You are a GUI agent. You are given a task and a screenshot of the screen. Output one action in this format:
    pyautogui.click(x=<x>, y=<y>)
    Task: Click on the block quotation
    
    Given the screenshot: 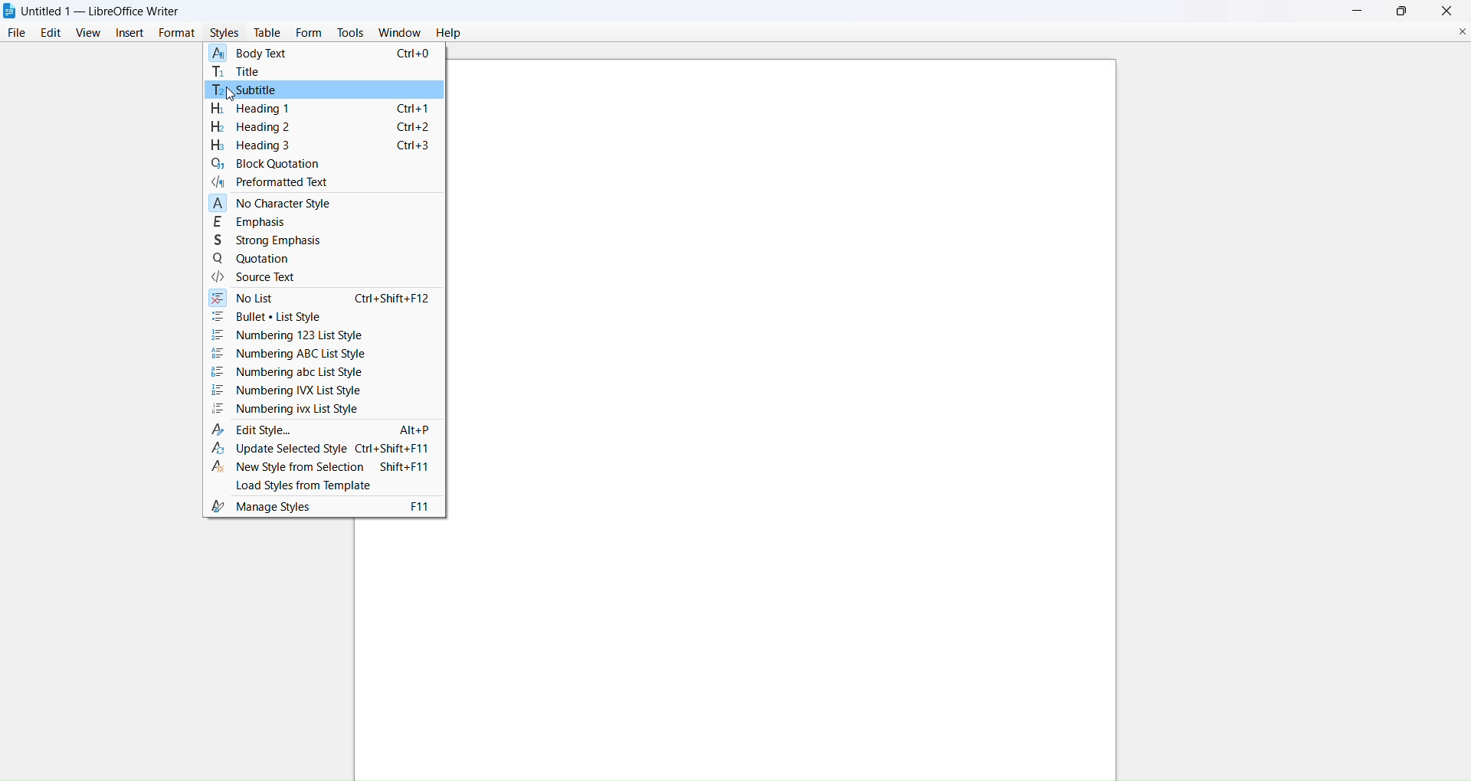 What is the action you would take?
    pyautogui.click(x=269, y=165)
    